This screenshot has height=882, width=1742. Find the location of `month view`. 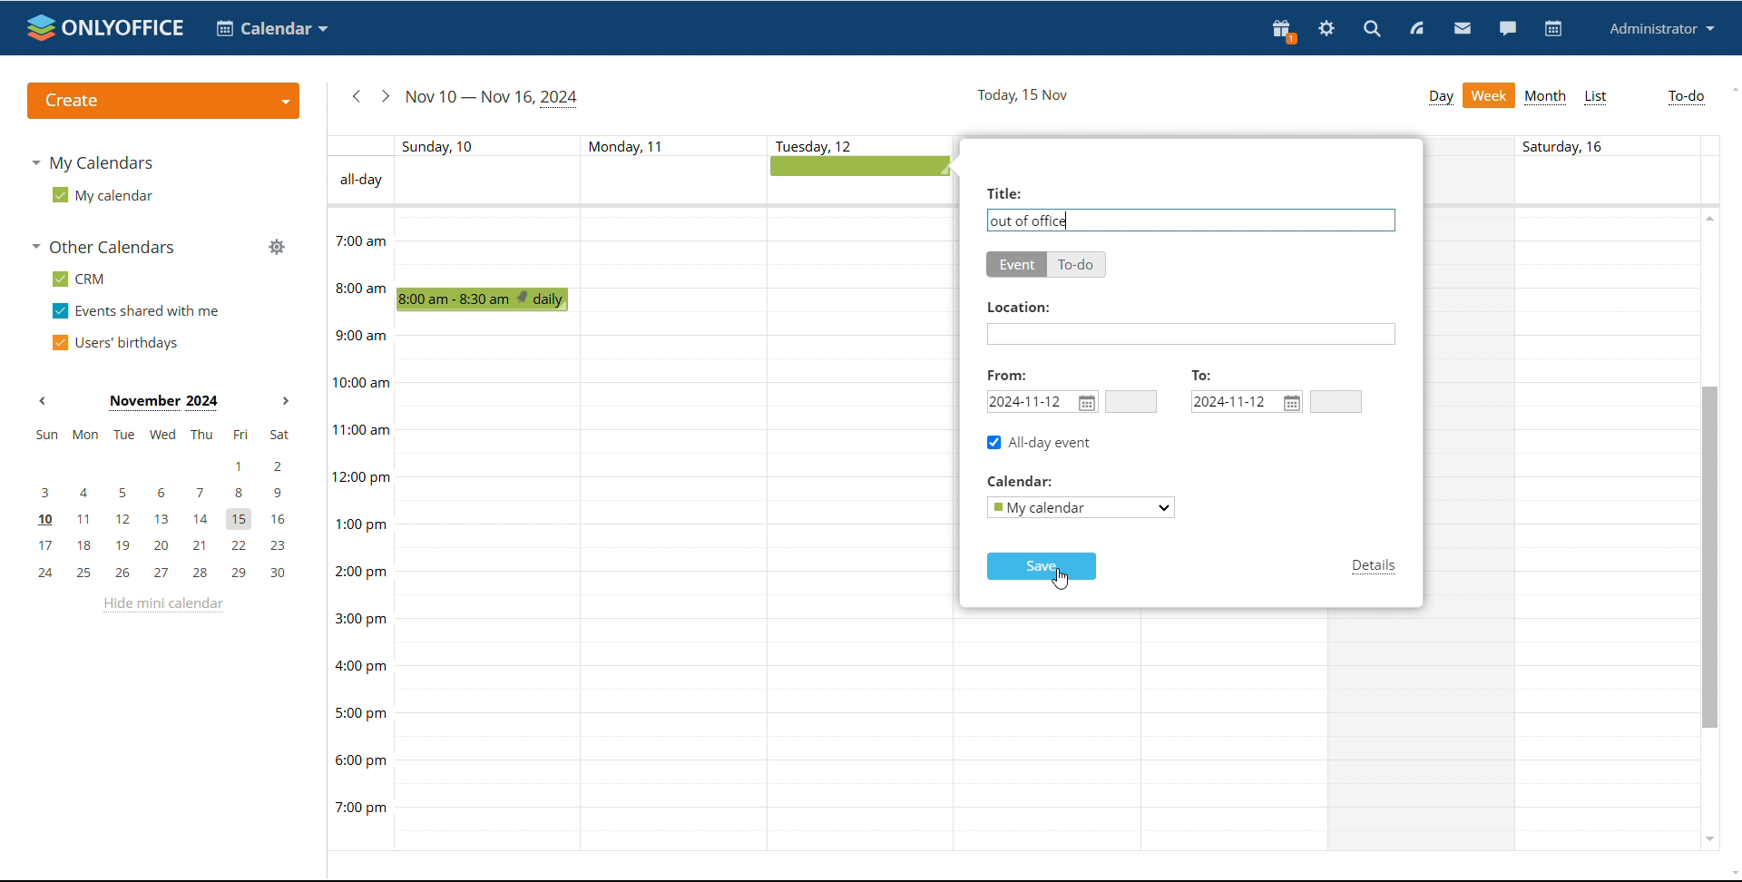

month view is located at coordinates (1546, 98).